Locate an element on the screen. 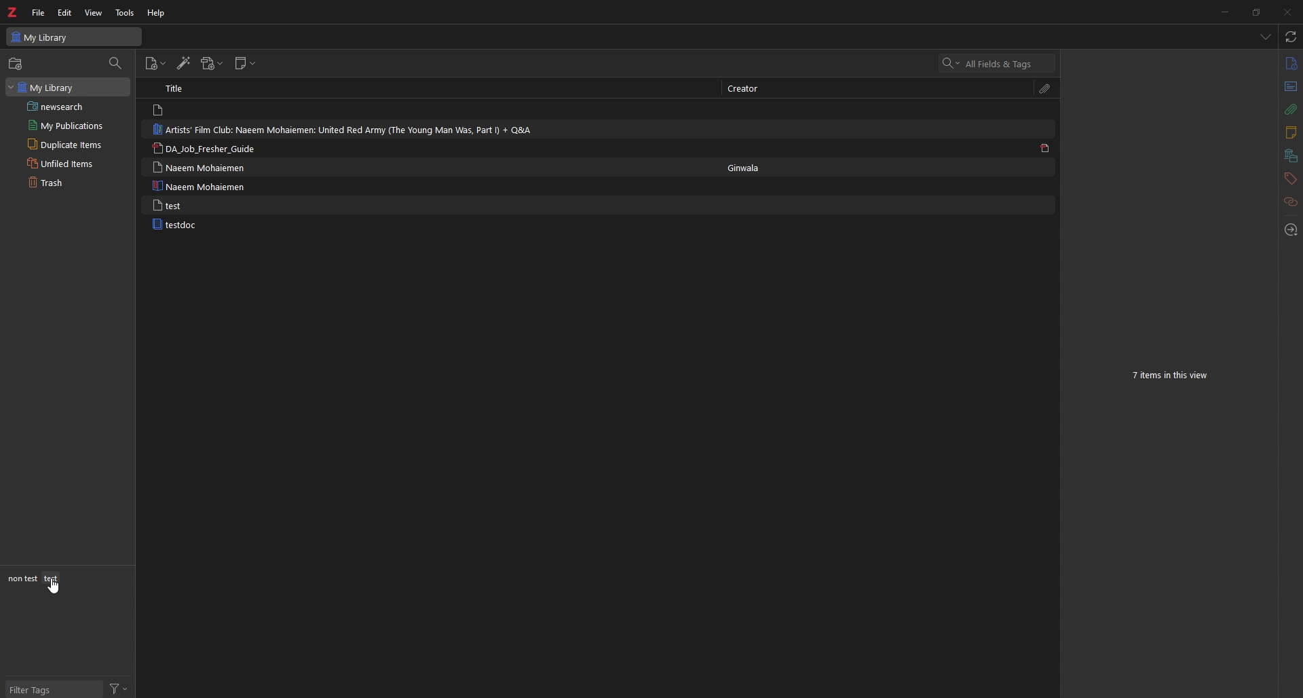 The image size is (1303, 698). creator is located at coordinates (753, 88).